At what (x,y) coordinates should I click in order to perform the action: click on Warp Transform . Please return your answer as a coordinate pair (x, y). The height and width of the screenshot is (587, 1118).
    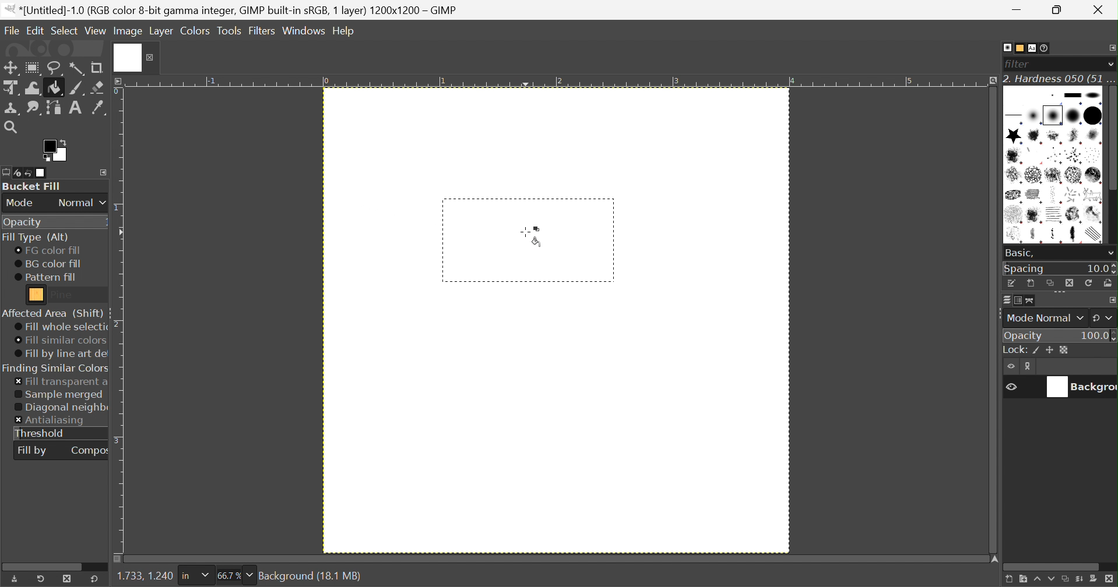
    Looking at the image, I should click on (33, 88).